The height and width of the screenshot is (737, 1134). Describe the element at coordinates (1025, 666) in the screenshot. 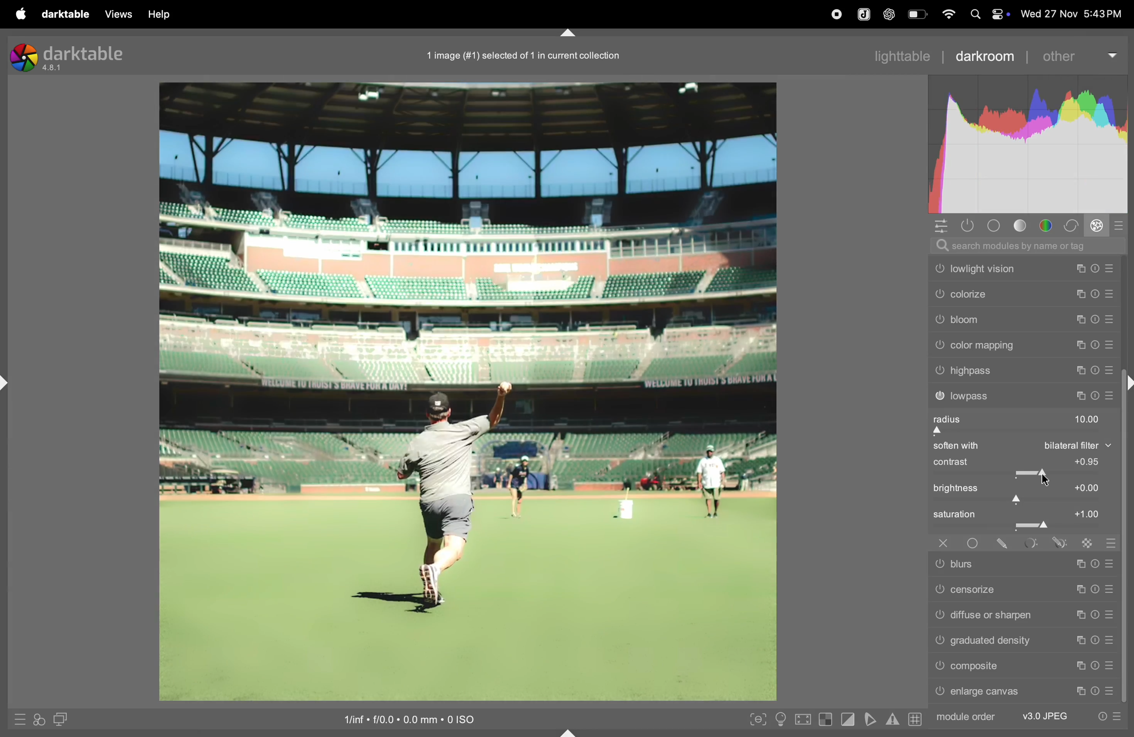

I see `composite` at that location.